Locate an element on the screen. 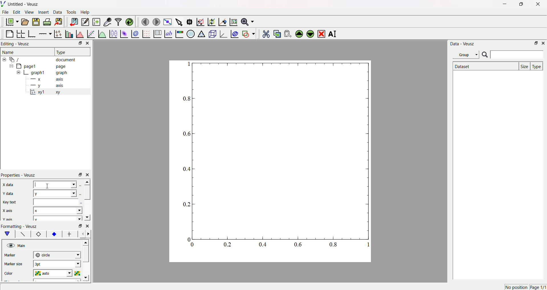 The image size is (547, 290). base graphs is located at coordinates (32, 33).